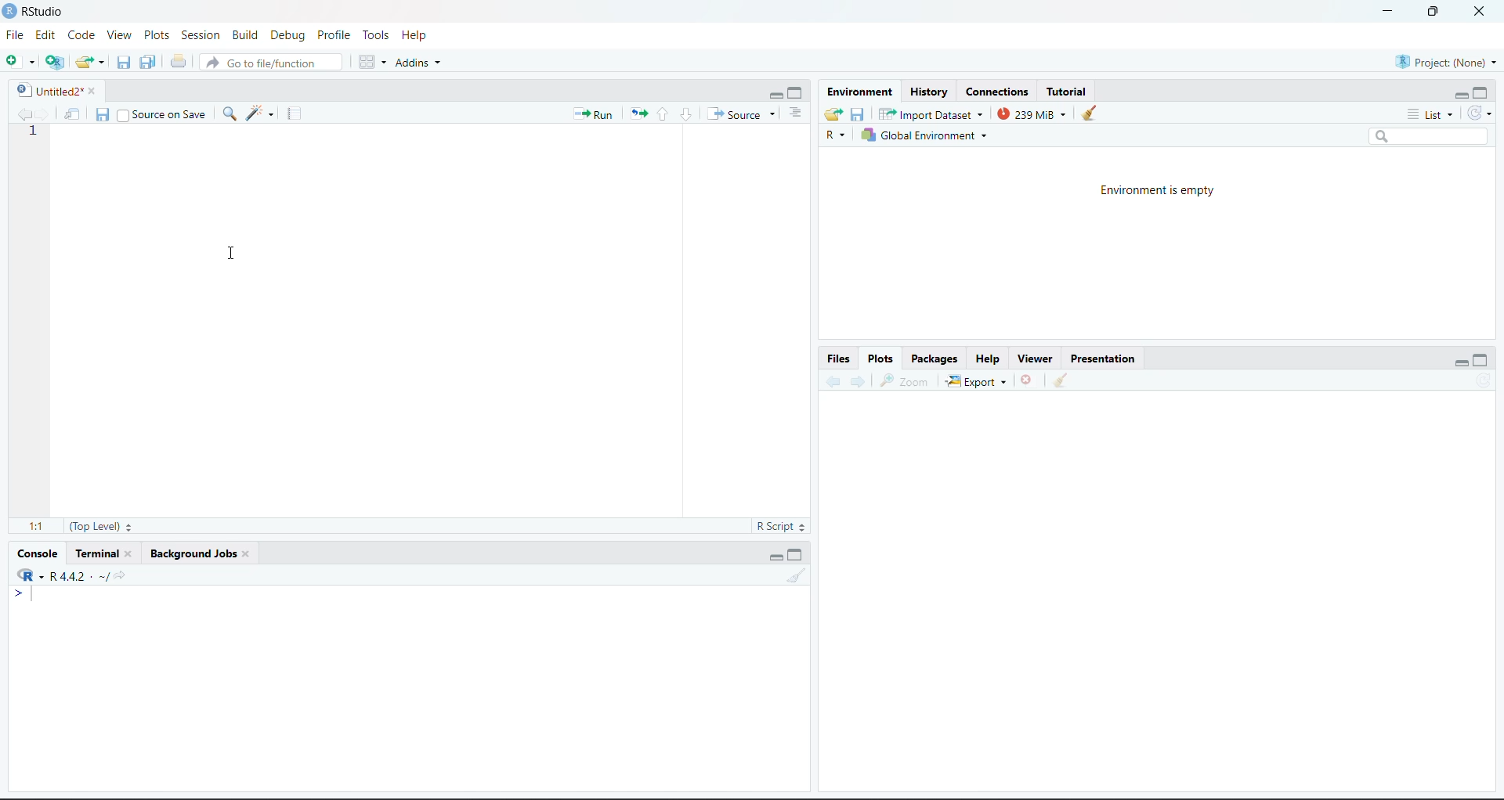 The height and width of the screenshot is (800, 1504). What do you see at coordinates (1427, 117) in the screenshot?
I see `List` at bounding box center [1427, 117].